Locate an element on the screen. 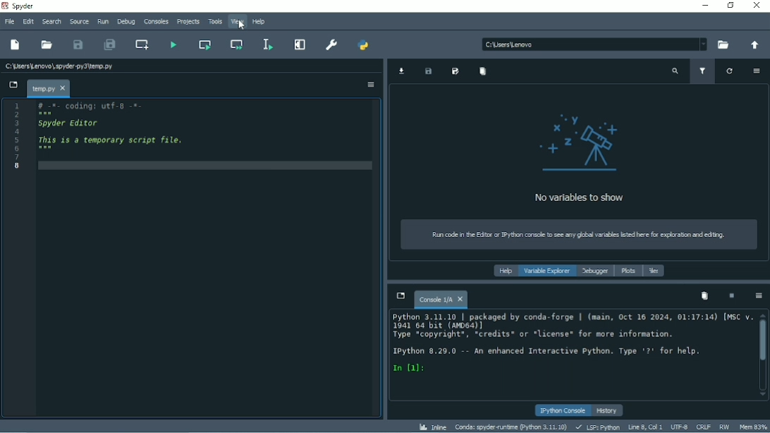 Image resolution: width=770 pixels, height=433 pixels. Save file     is located at coordinates (78, 44).